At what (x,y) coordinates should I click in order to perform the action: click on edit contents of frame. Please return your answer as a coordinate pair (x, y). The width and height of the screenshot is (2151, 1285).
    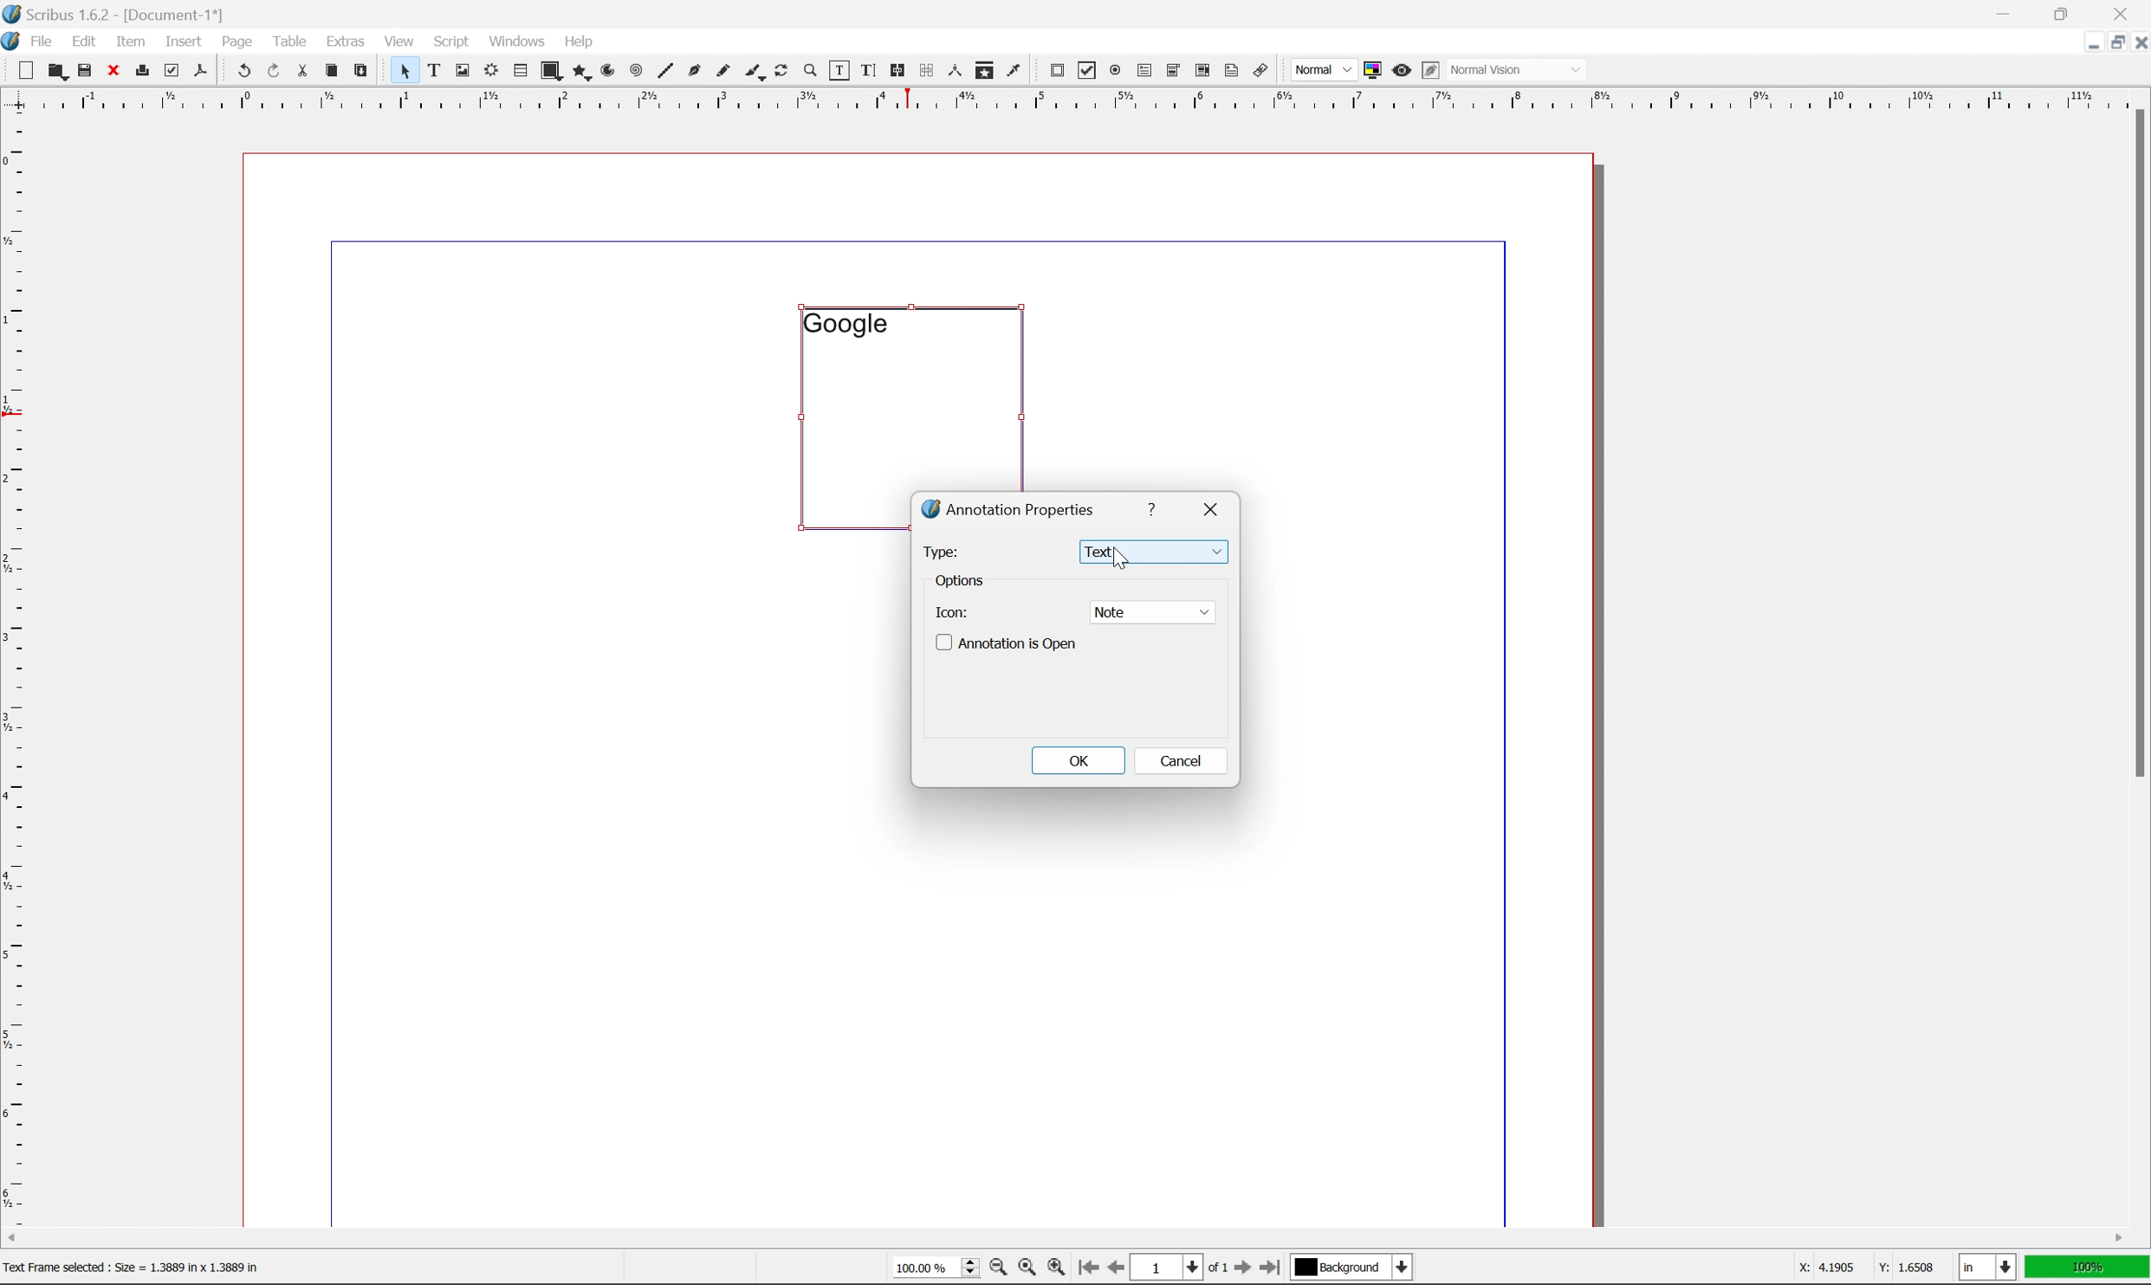
    Looking at the image, I should click on (838, 69).